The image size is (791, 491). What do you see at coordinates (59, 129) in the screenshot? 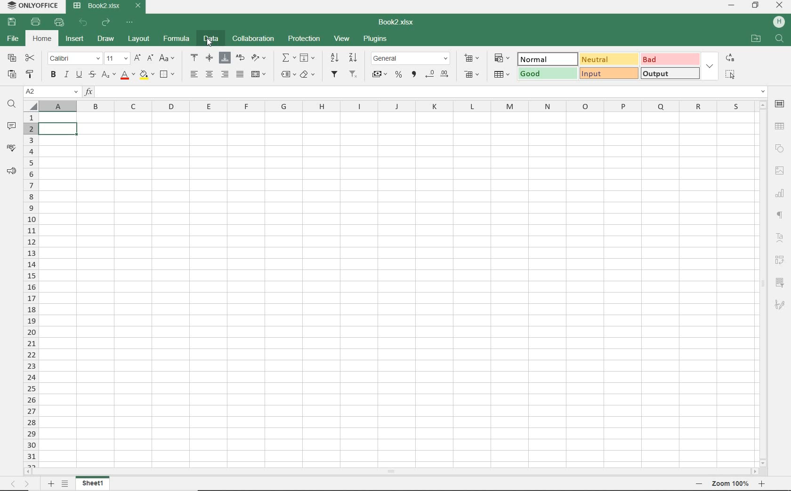
I see `SELECTED CELL` at bounding box center [59, 129].